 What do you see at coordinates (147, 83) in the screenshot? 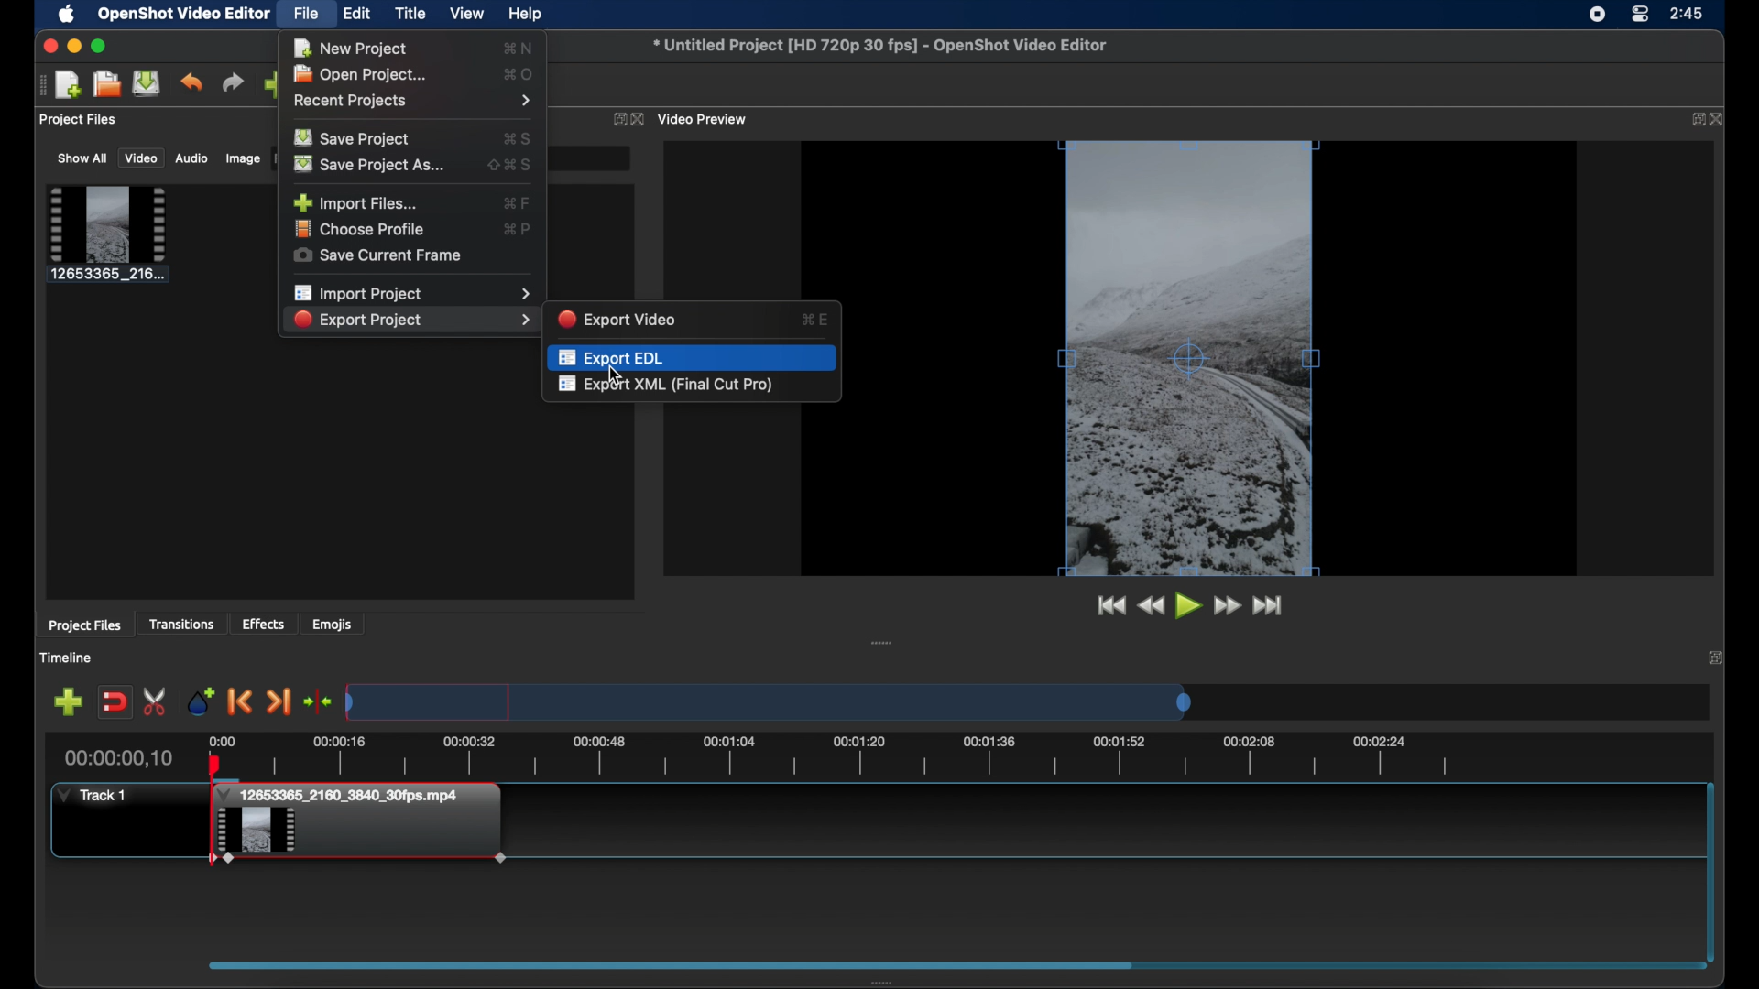
I see `save project` at bounding box center [147, 83].